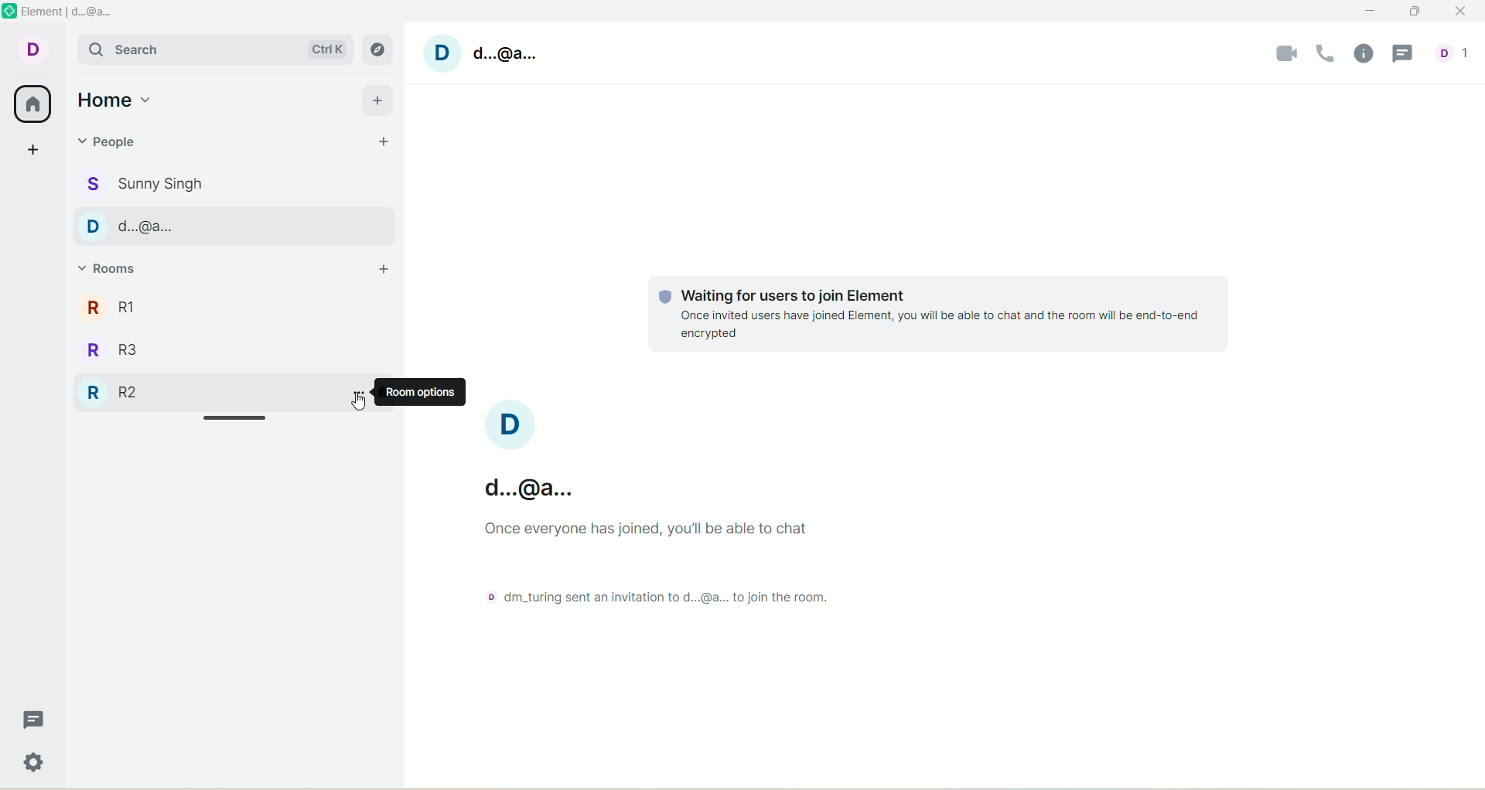  I want to click on threads, so click(34, 721).